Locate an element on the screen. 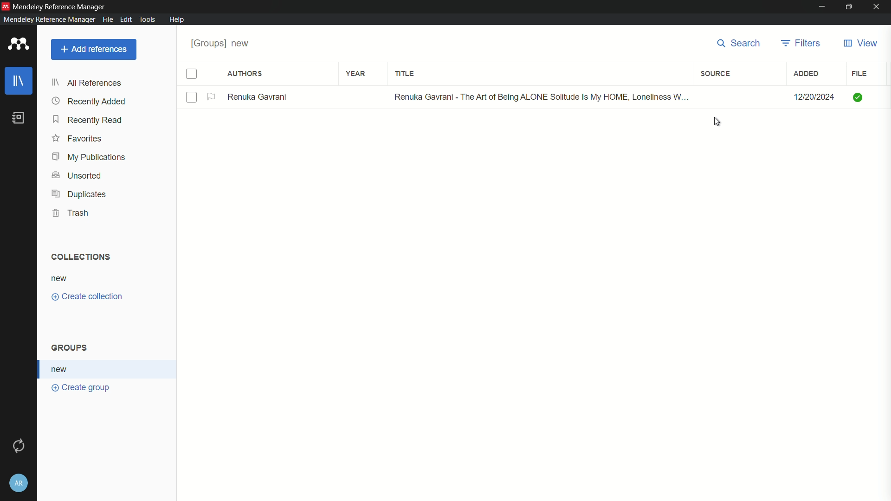 Image resolution: width=891 pixels, height=501 pixels. groups is located at coordinates (71, 348).